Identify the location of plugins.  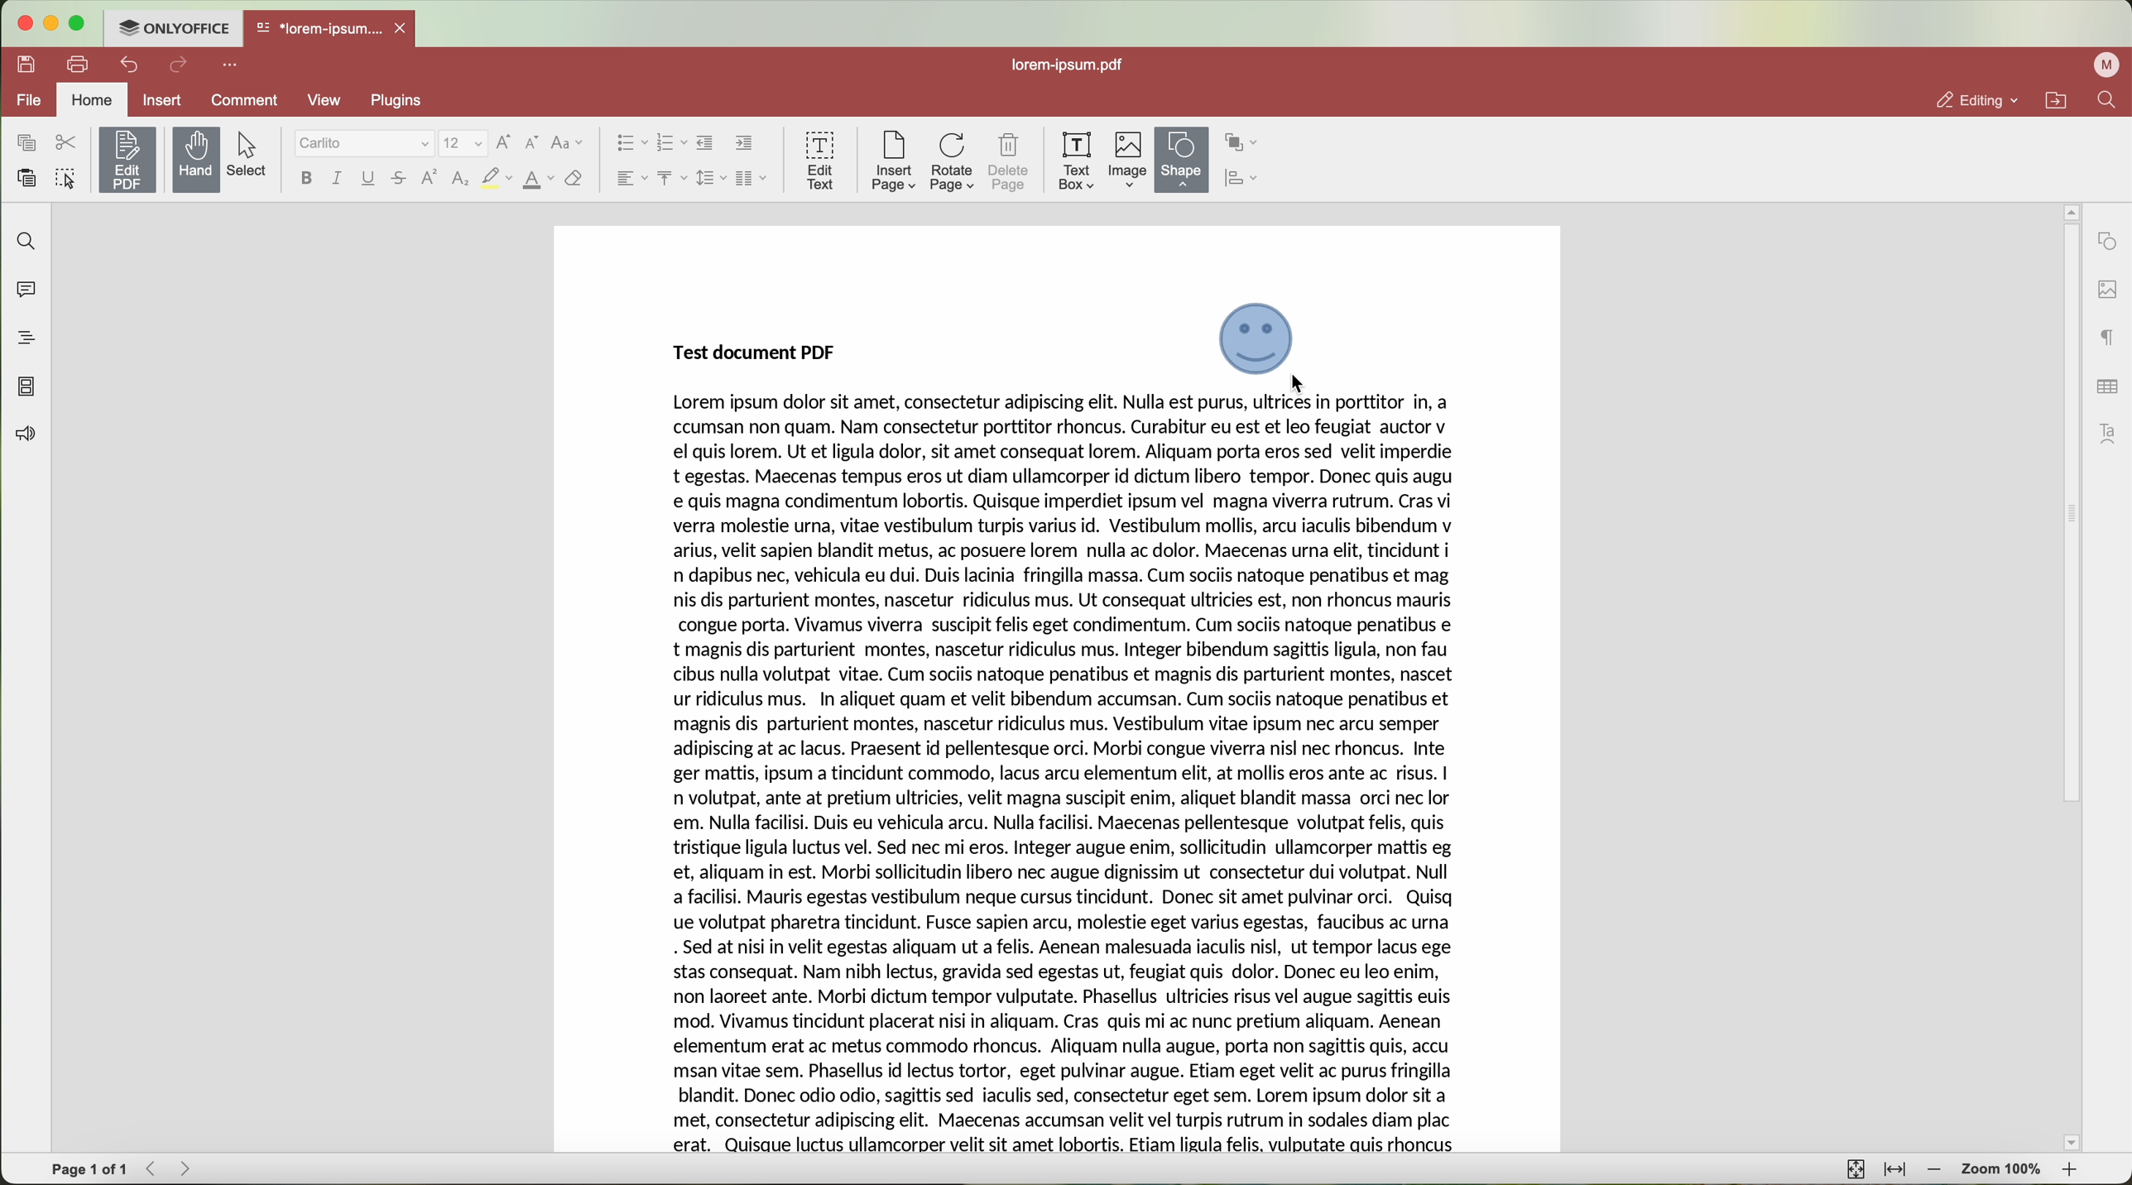
(416, 101).